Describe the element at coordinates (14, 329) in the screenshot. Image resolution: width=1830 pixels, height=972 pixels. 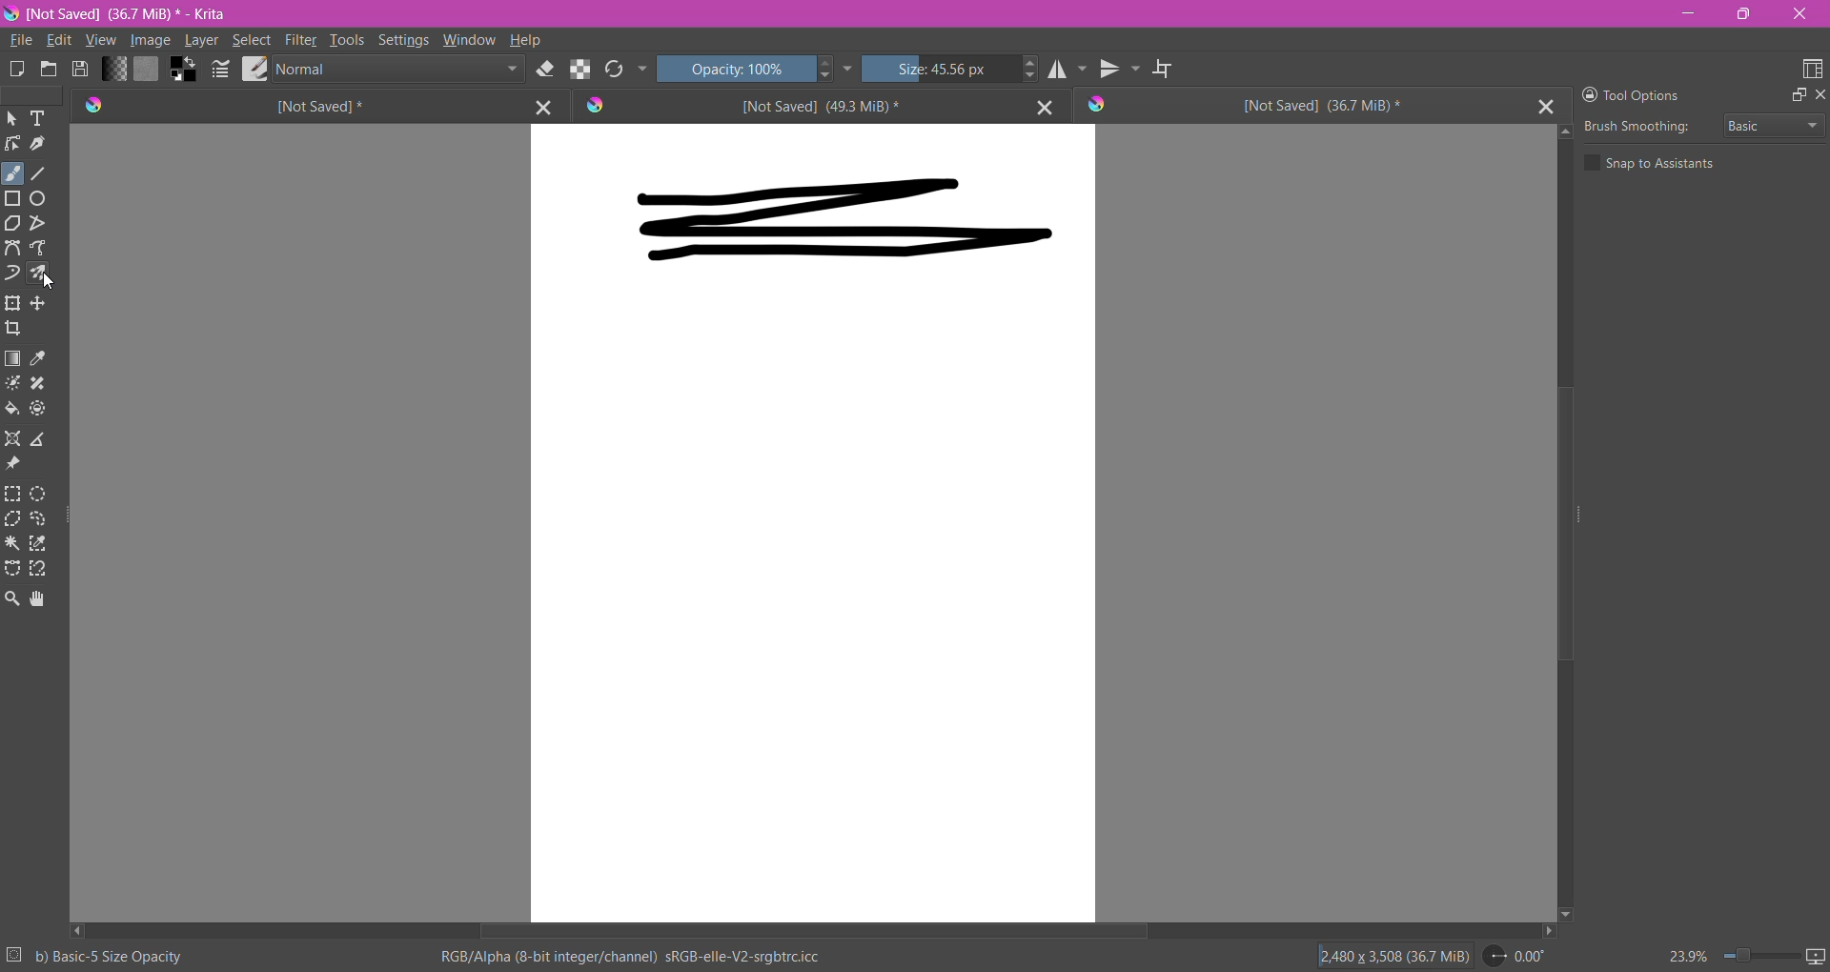
I see `Crop the image to an area` at that location.